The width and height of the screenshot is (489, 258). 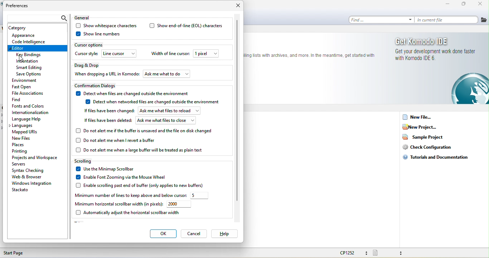 I want to click on do not alert me if the buffer is unsaved and the file on disk changed, so click(x=145, y=130).